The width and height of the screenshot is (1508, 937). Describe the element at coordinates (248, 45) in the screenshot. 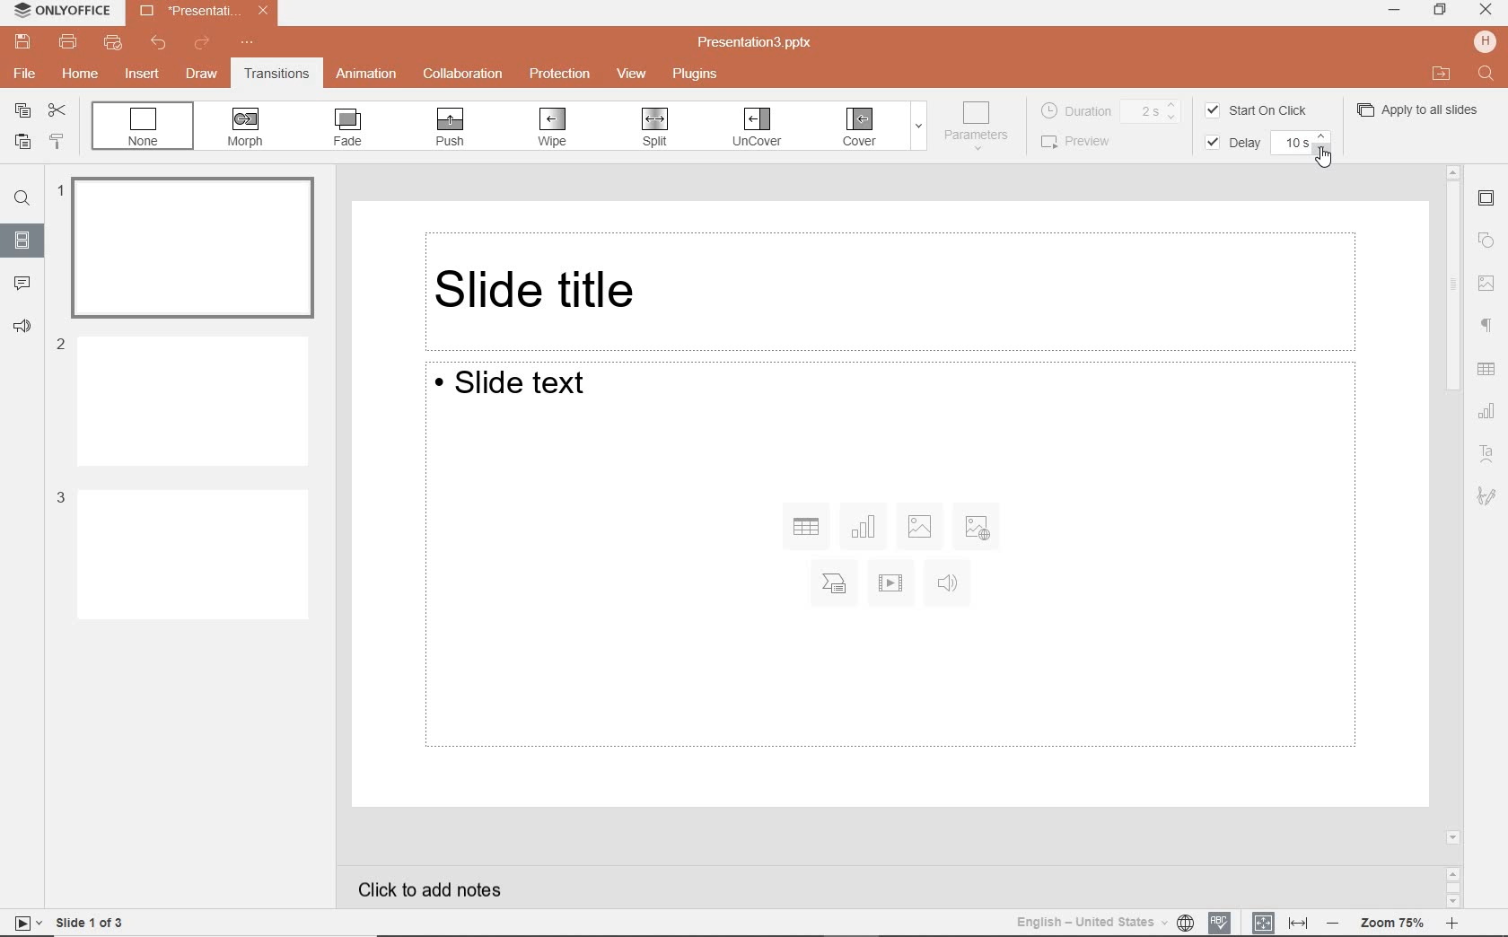

I see `customize quick access toolbar` at that location.